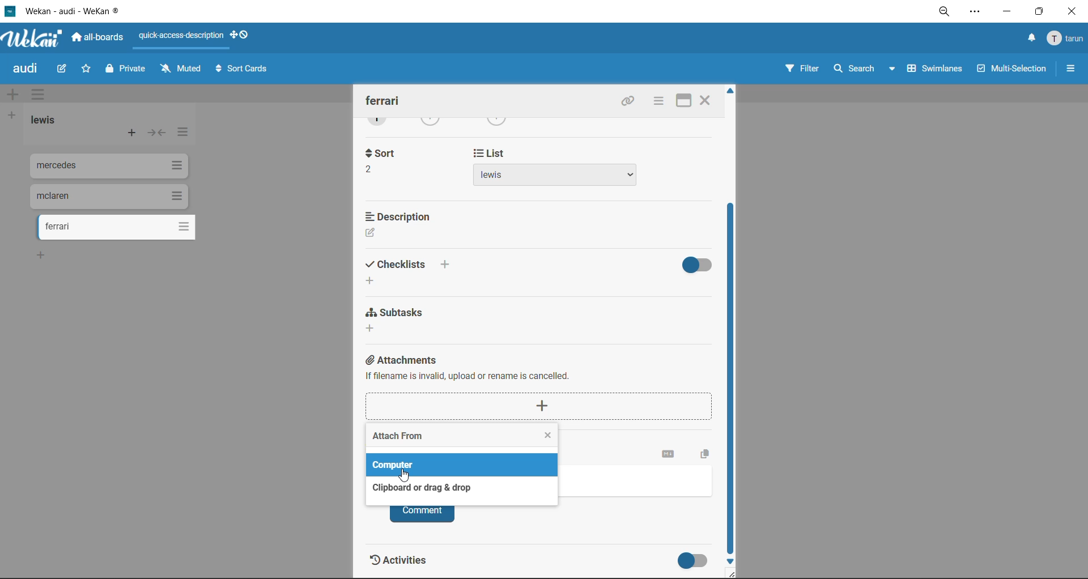  Describe the element at coordinates (178, 70) in the screenshot. I see `muted` at that location.